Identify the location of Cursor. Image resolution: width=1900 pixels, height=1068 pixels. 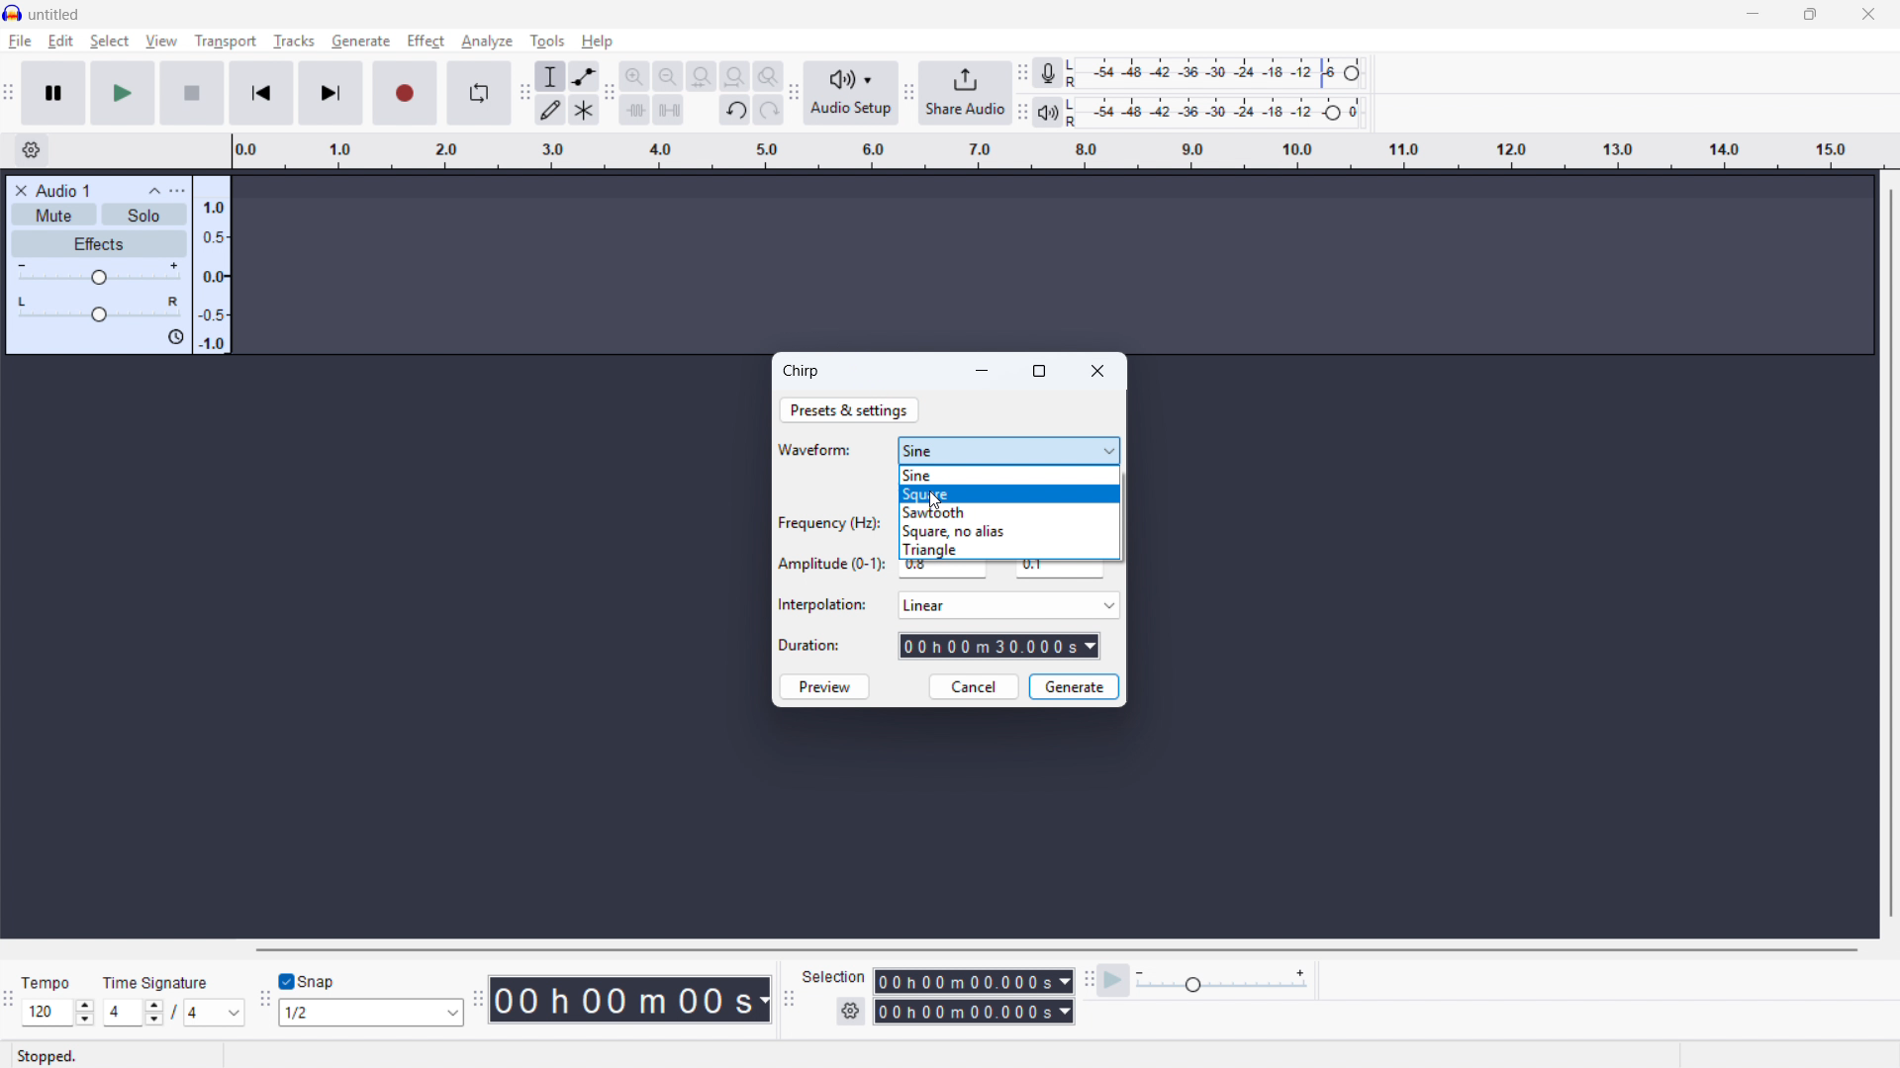
(935, 503).